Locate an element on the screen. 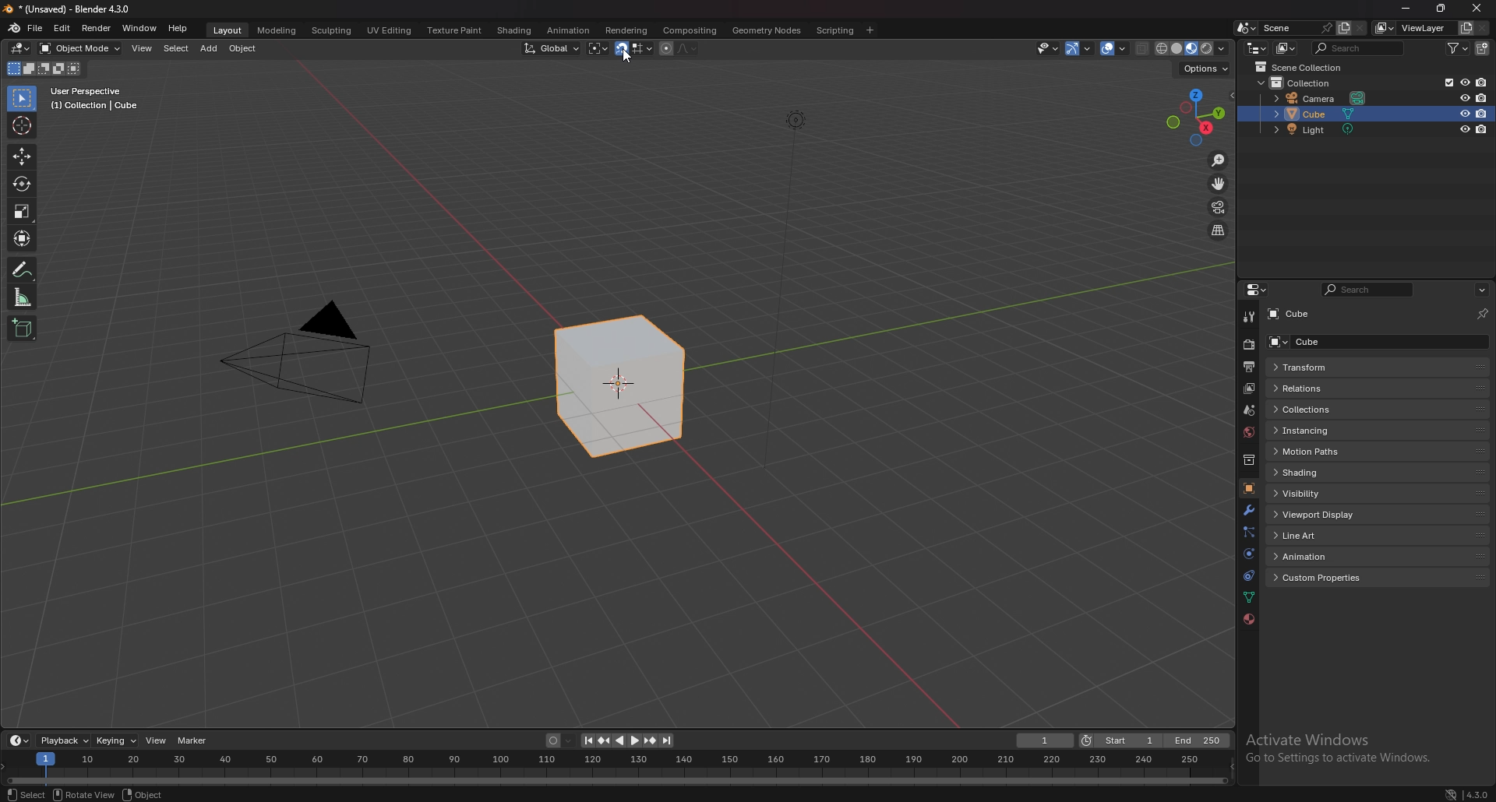 This screenshot has width=1496, height=802. file is located at coordinates (36, 28).